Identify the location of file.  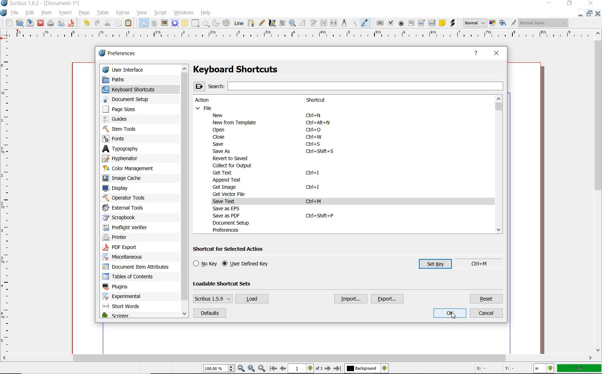
(16, 13).